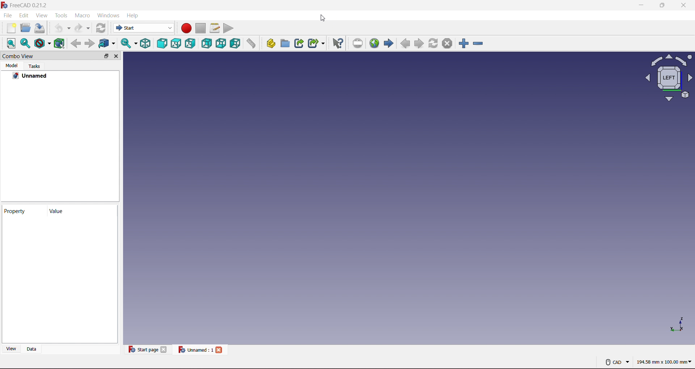 The image size is (695, 369). Describe the element at coordinates (663, 361) in the screenshot. I see `Measurement in mm ` at that location.